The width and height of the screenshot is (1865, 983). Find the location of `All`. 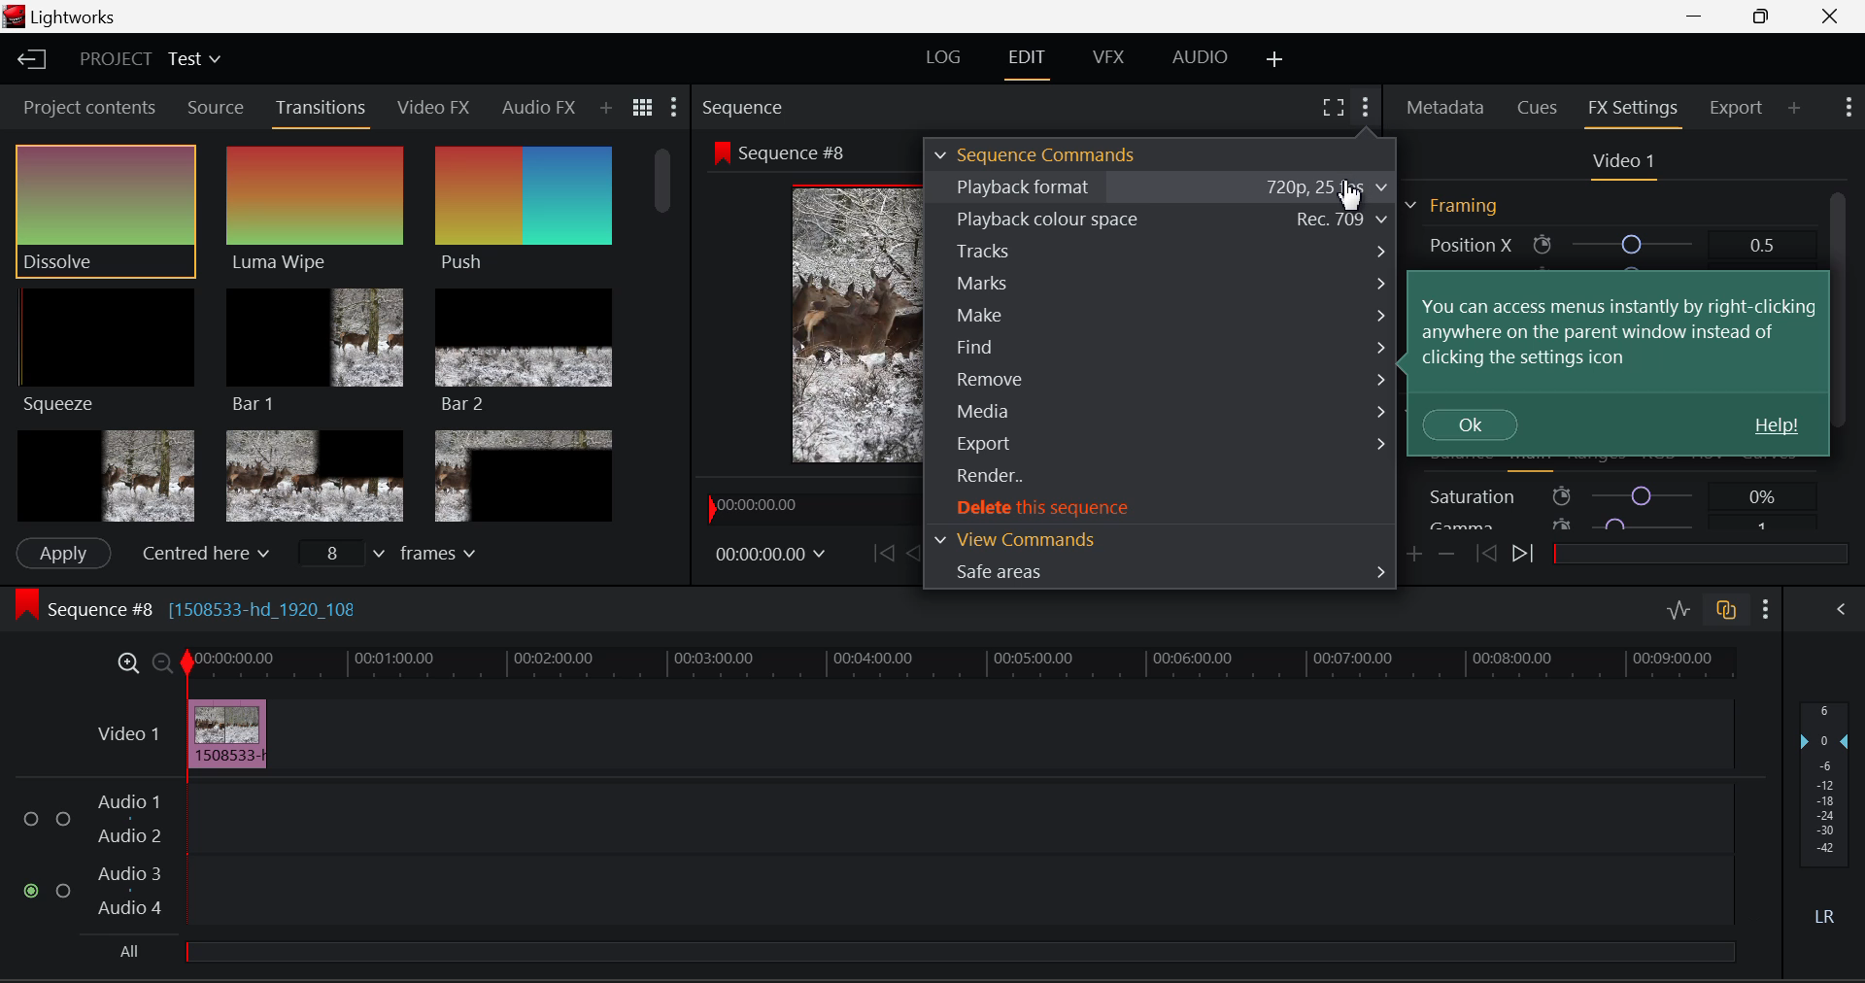

All is located at coordinates (133, 946).